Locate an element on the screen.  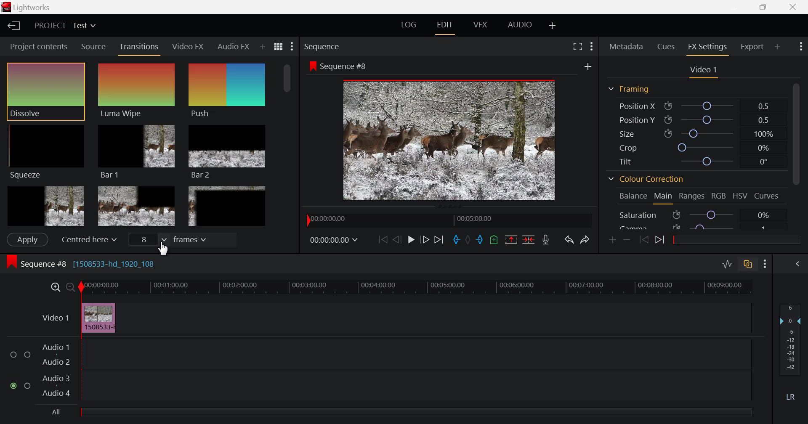
Play is located at coordinates (409, 239).